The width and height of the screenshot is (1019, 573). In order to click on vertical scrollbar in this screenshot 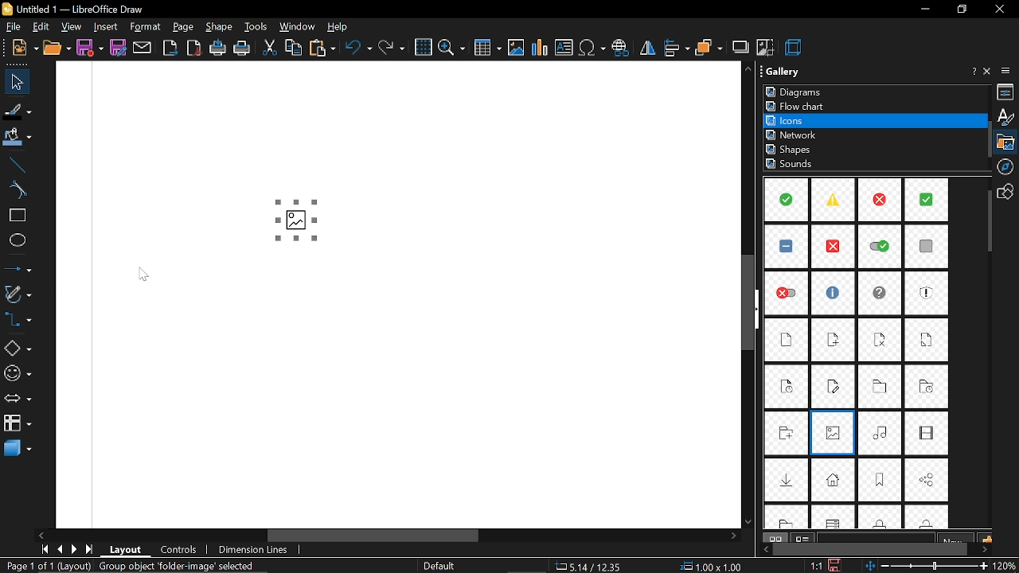, I will do `click(752, 306)`.